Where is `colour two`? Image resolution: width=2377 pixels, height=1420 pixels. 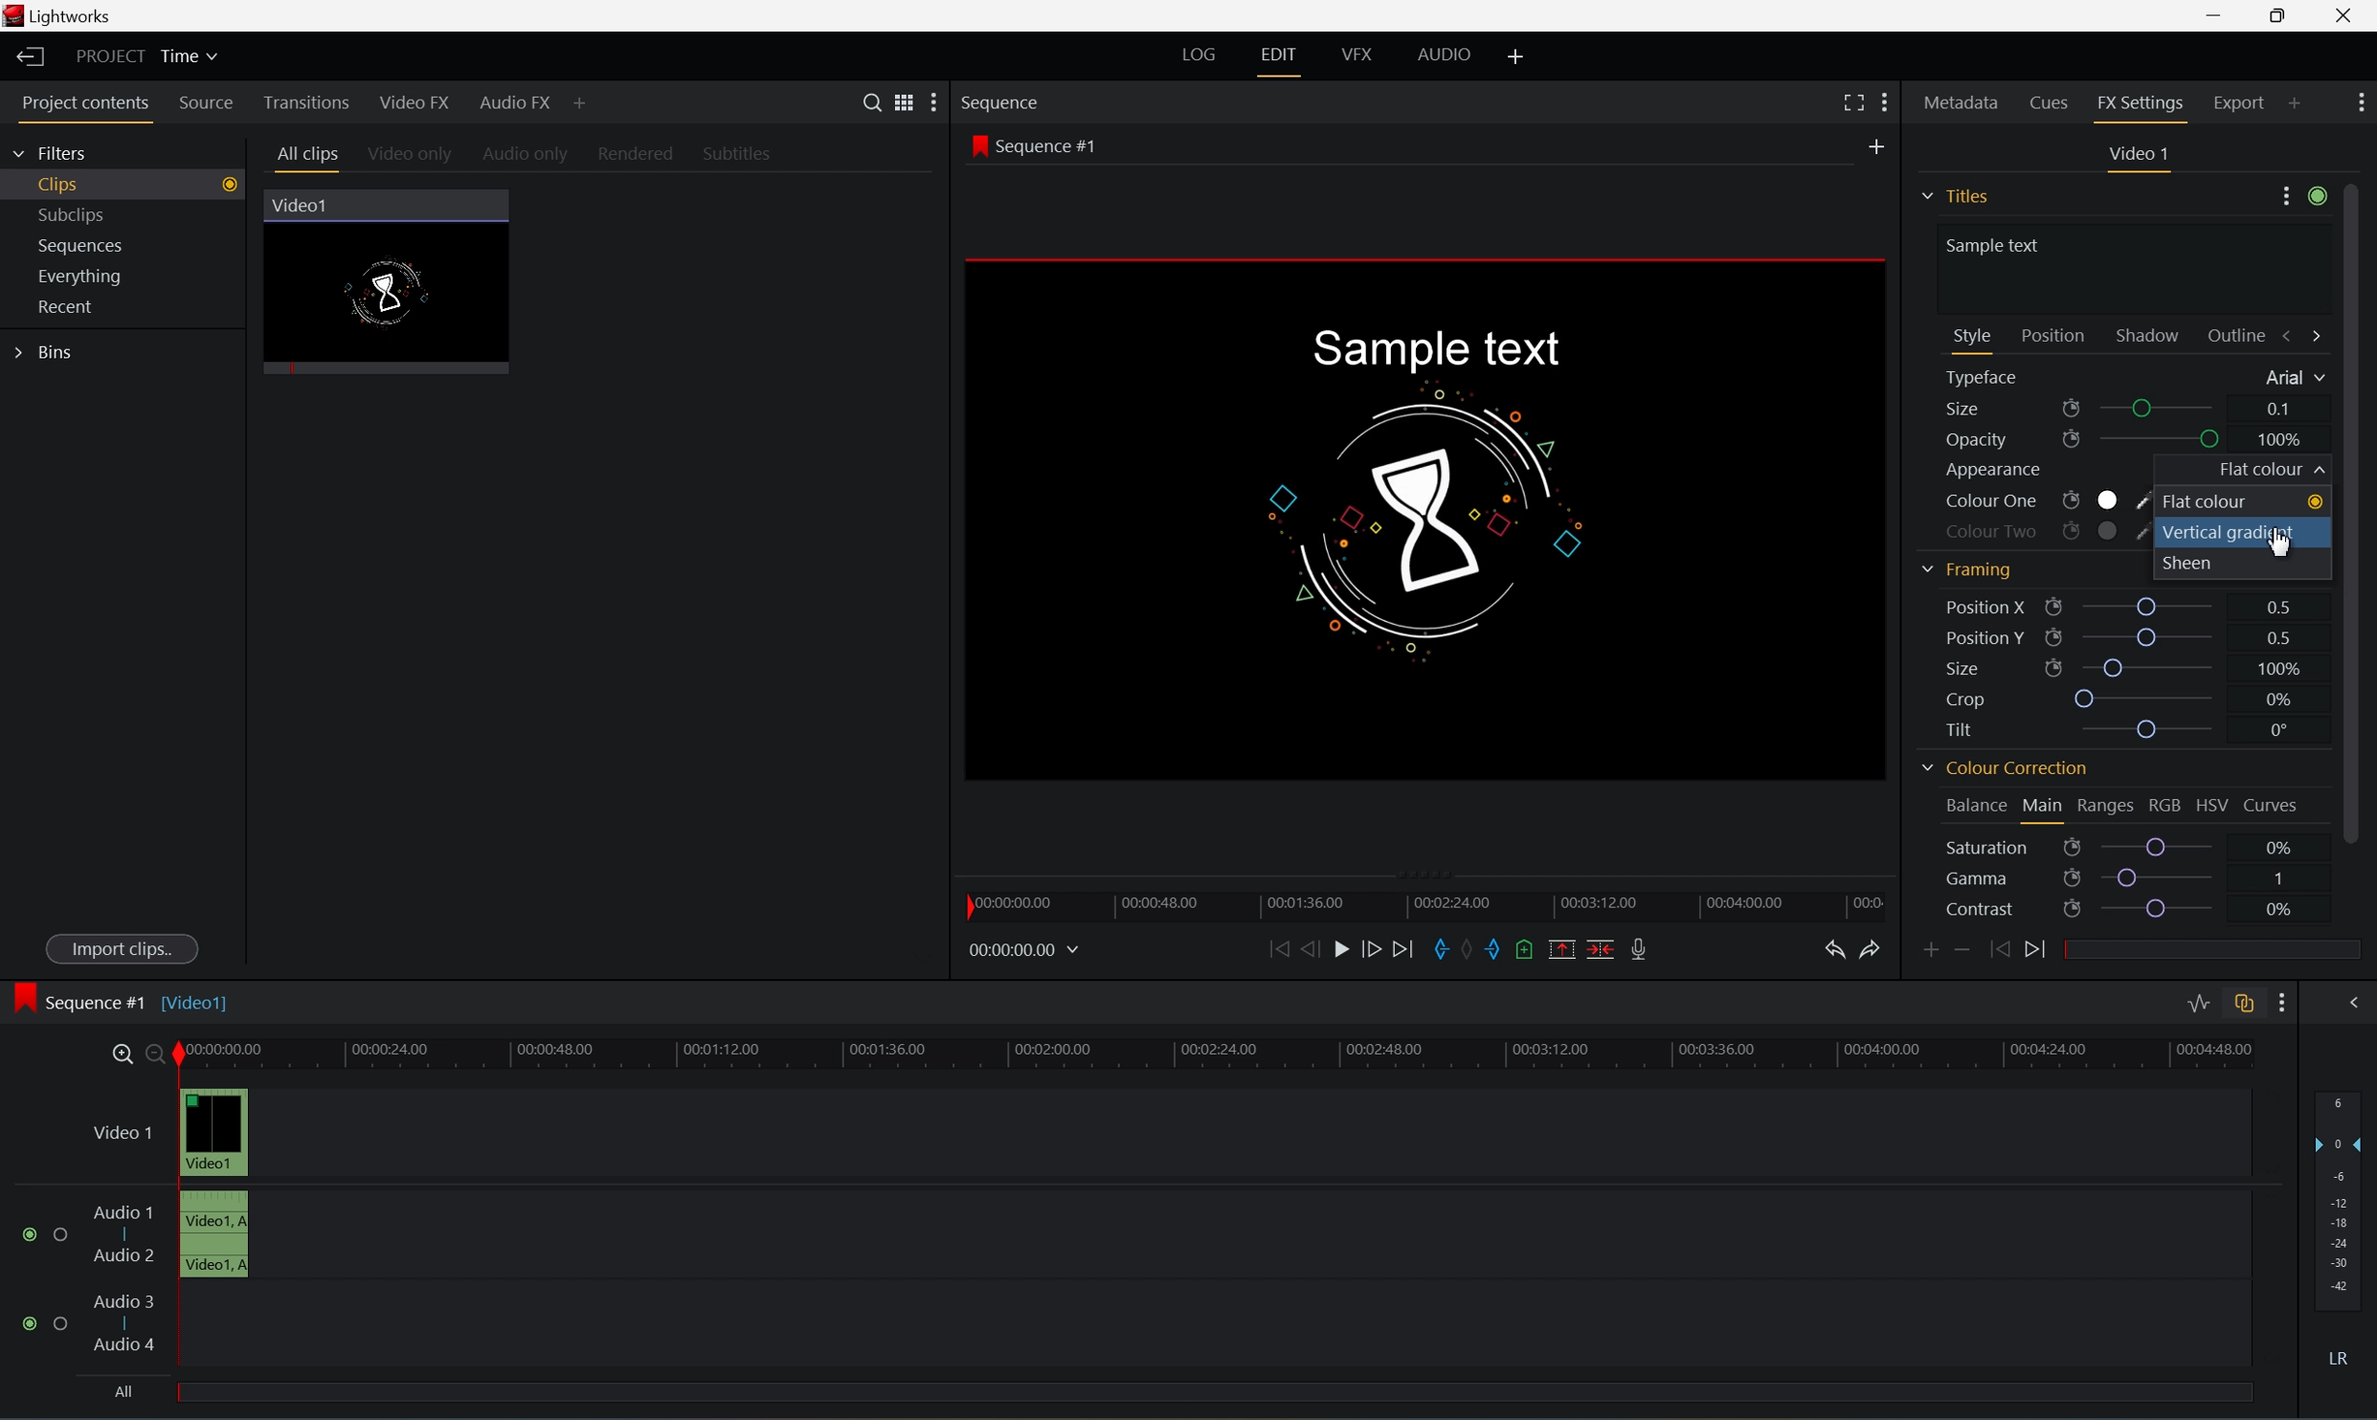 colour two is located at coordinates (2035, 528).